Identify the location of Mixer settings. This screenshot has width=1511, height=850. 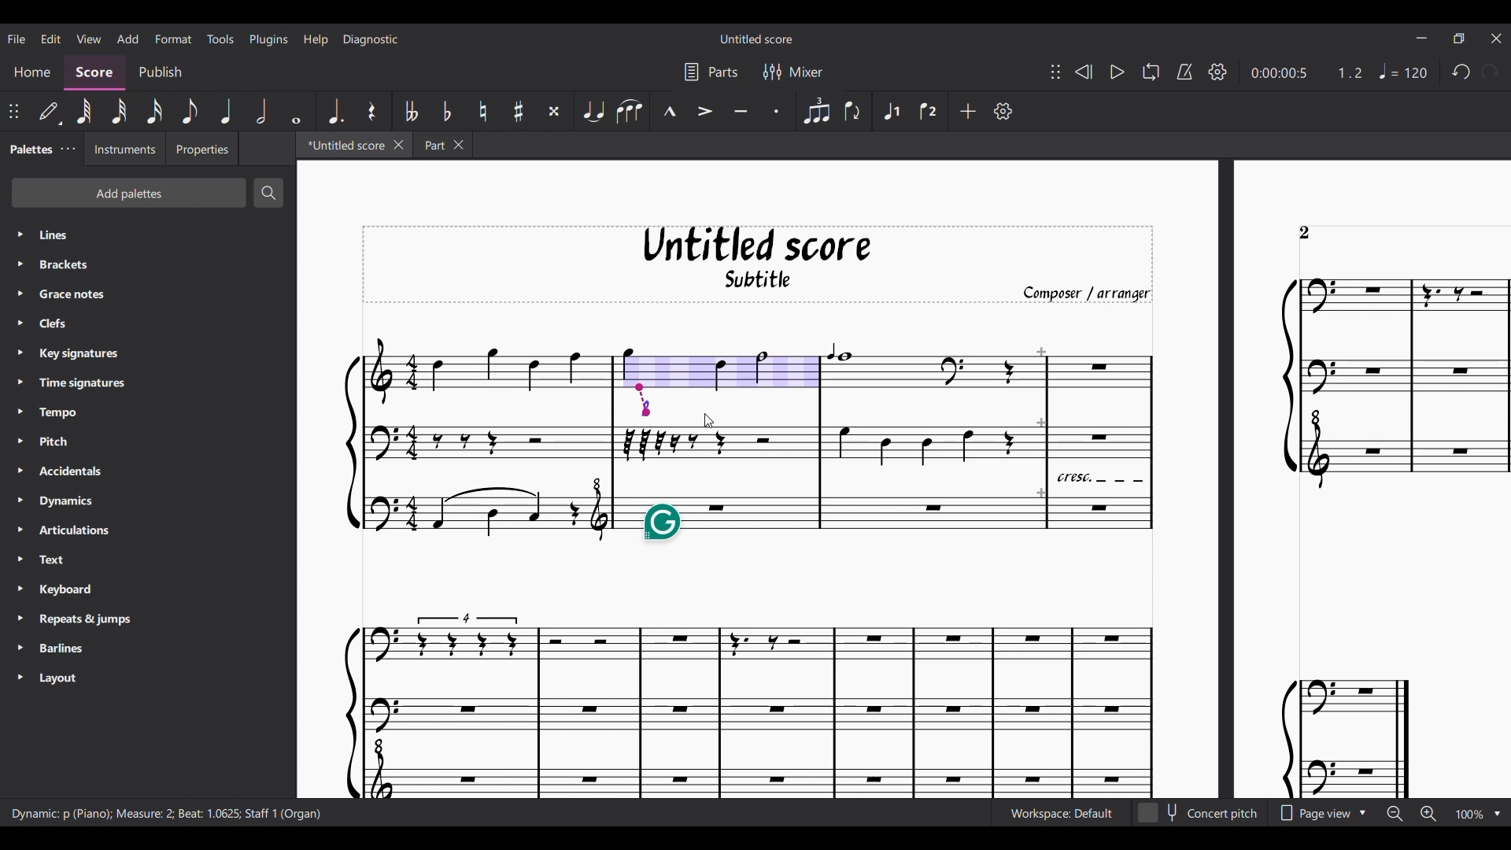
(793, 71).